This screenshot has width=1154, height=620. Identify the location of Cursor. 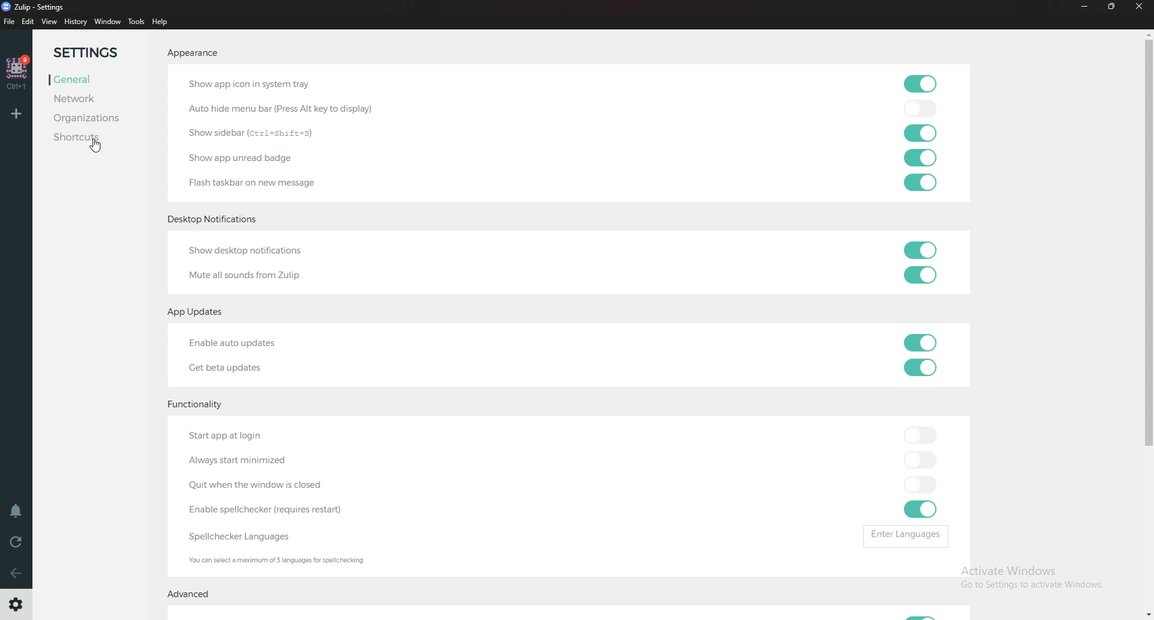
(94, 147).